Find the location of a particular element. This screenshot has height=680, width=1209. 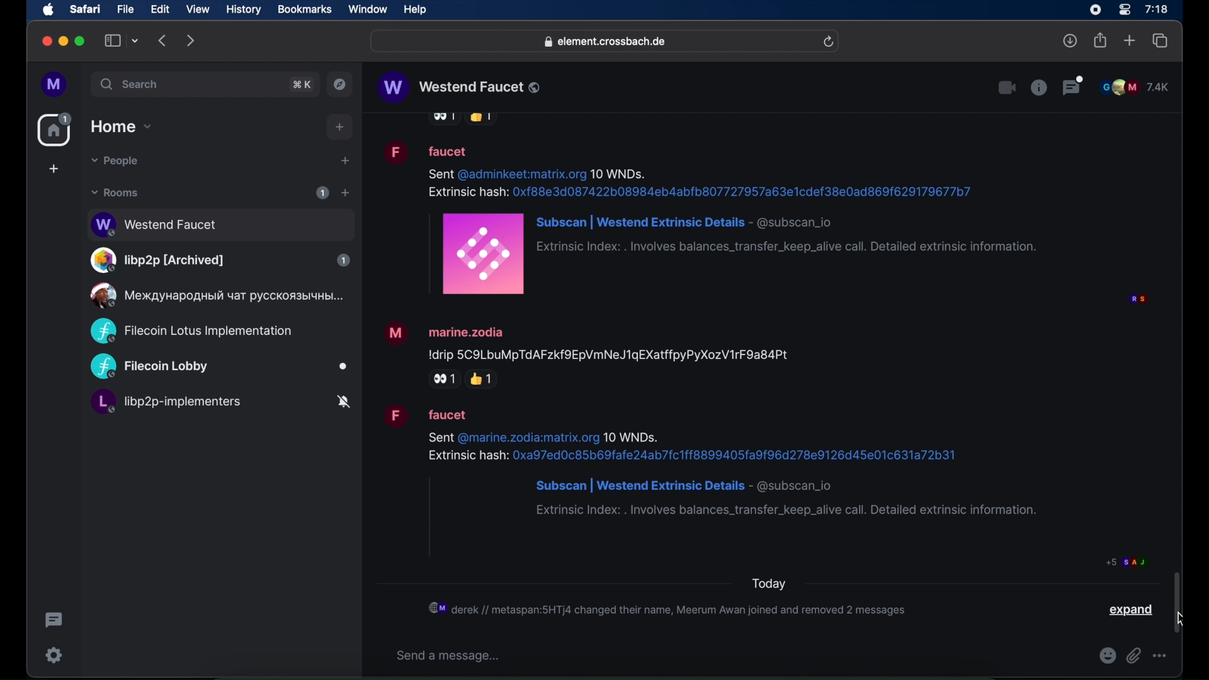

room info is located at coordinates (1038, 87).